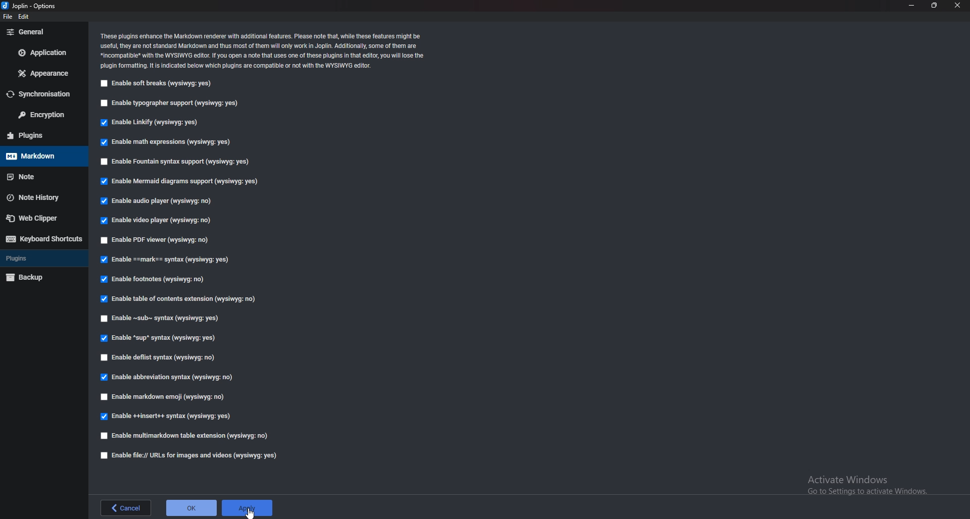 The height and width of the screenshot is (519, 970). I want to click on Enable insert syntax, so click(168, 418).